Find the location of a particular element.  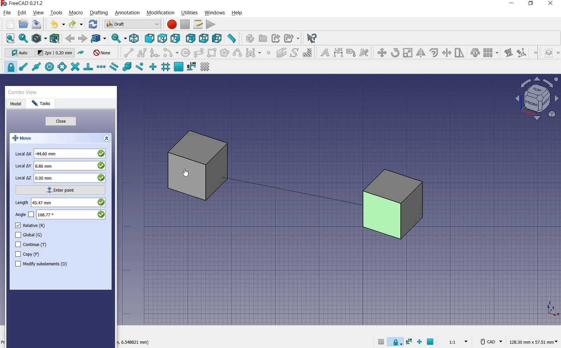

back is located at coordinates (70, 39).